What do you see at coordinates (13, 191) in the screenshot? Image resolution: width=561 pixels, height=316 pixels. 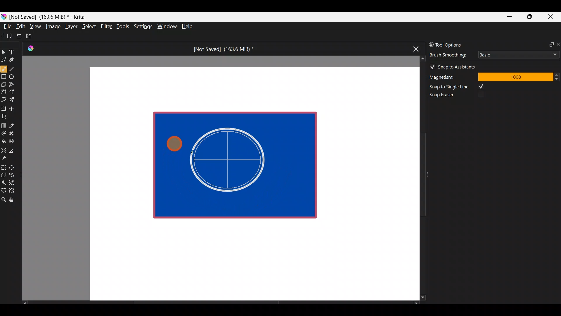 I see `Magnetic curve selection tool` at bounding box center [13, 191].